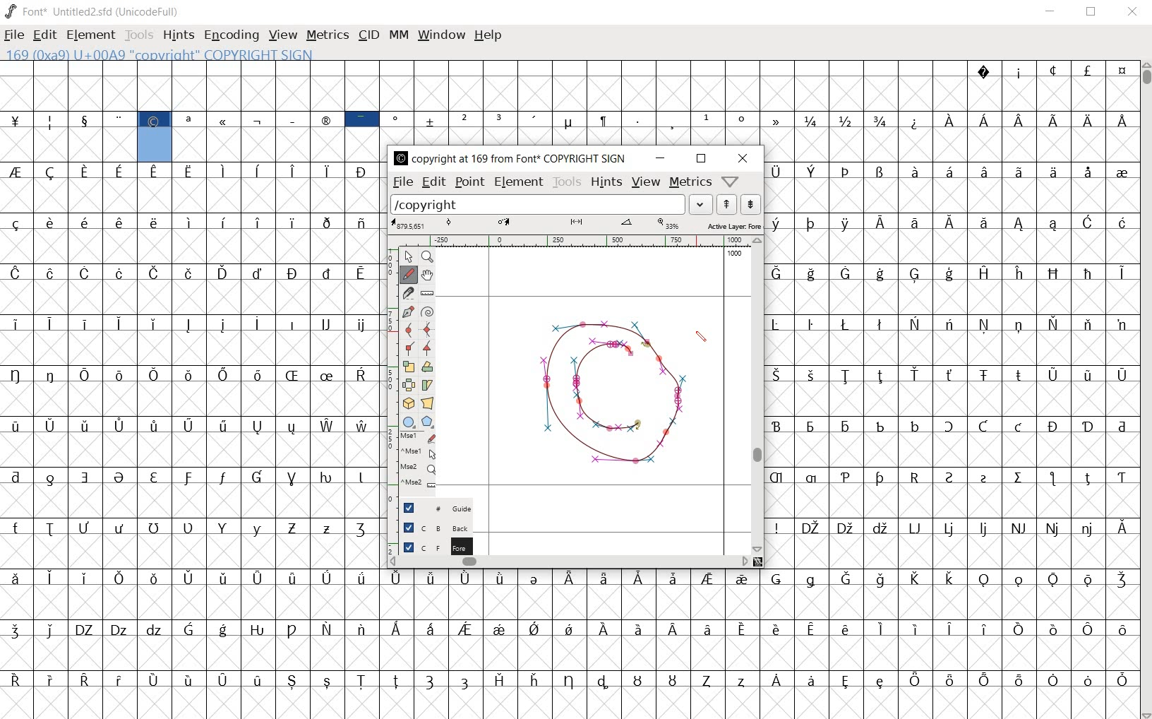 The width and height of the screenshot is (1152, 719). I want to click on mAGNIFY, so click(427, 257).